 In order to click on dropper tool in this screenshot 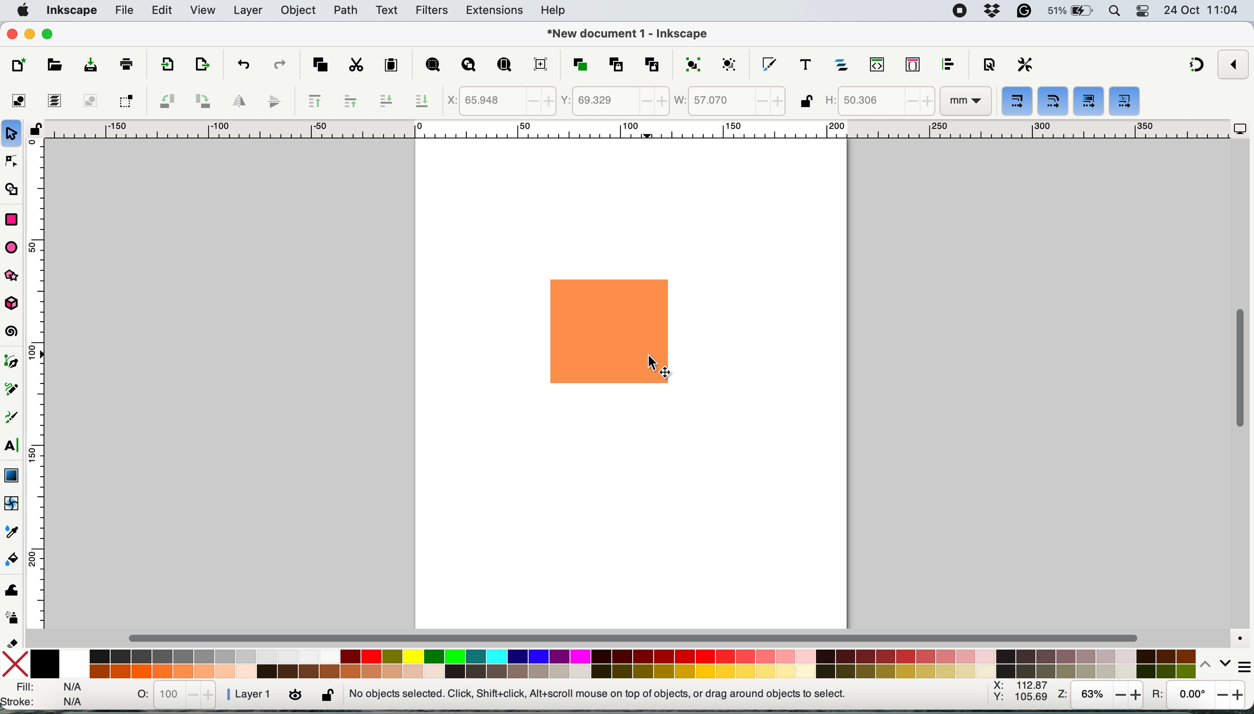, I will do `click(13, 531)`.